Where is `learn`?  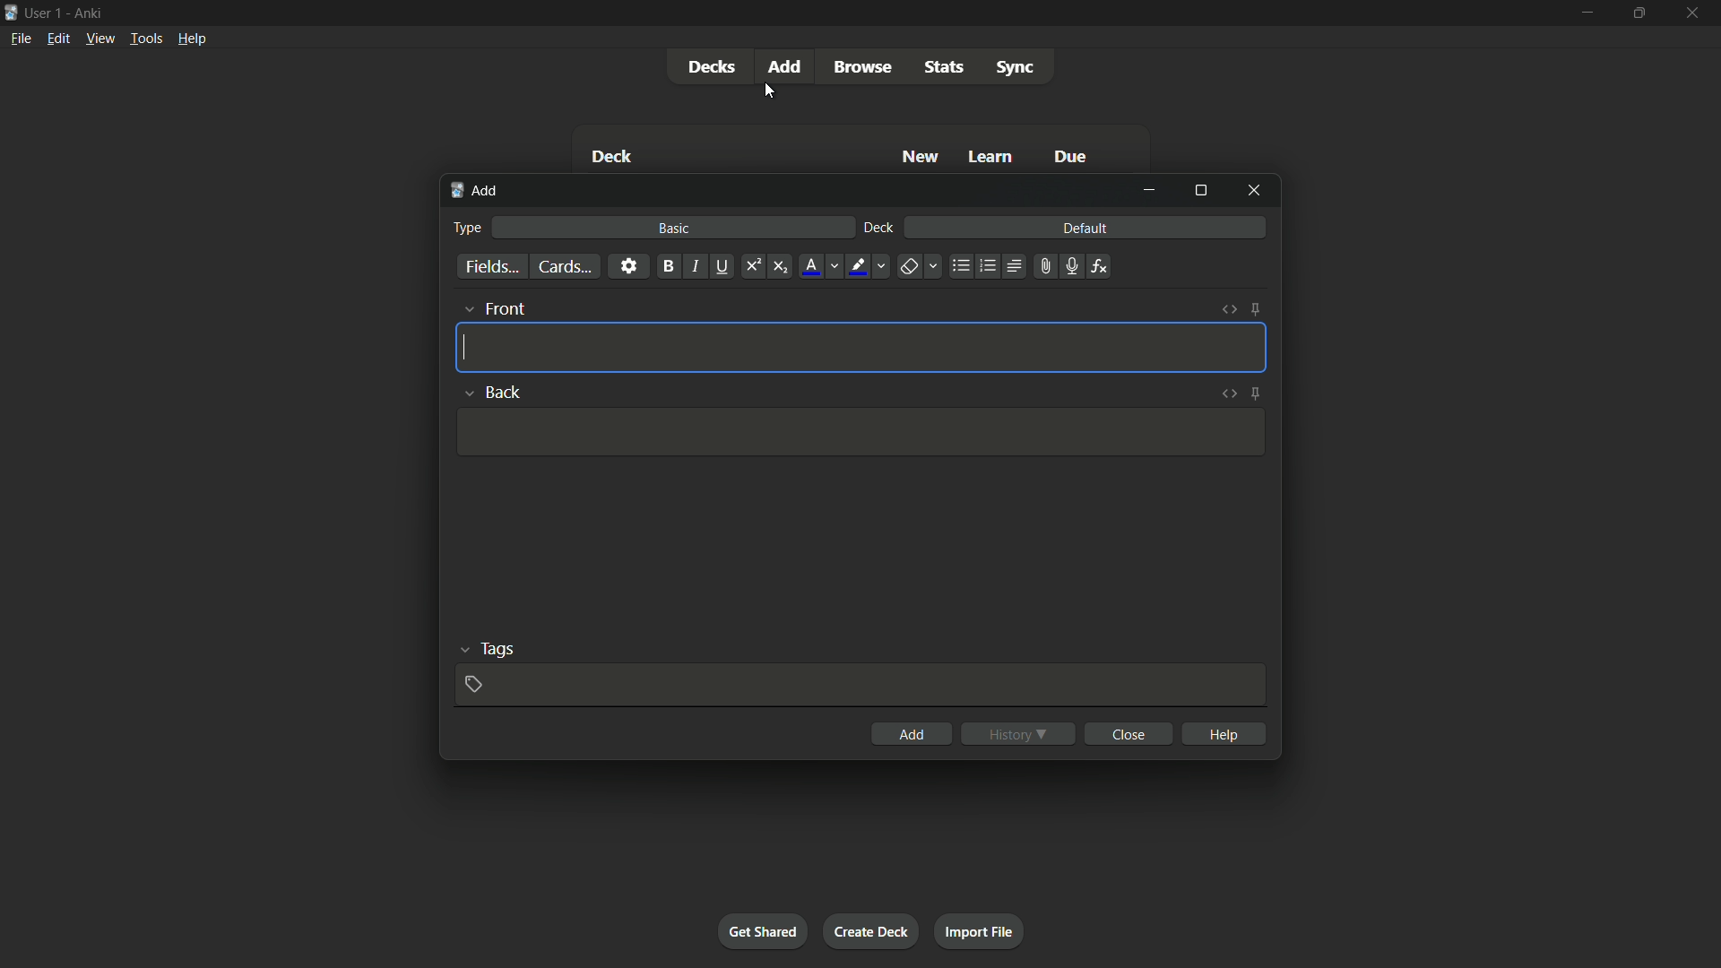 learn is located at coordinates (990, 158).